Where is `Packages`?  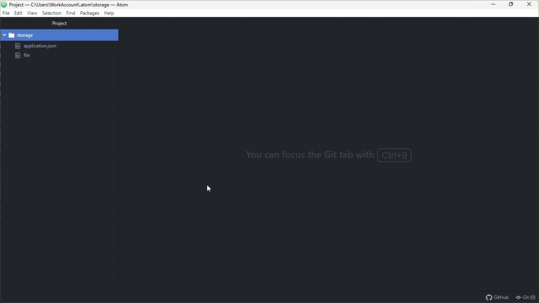
Packages is located at coordinates (91, 14).